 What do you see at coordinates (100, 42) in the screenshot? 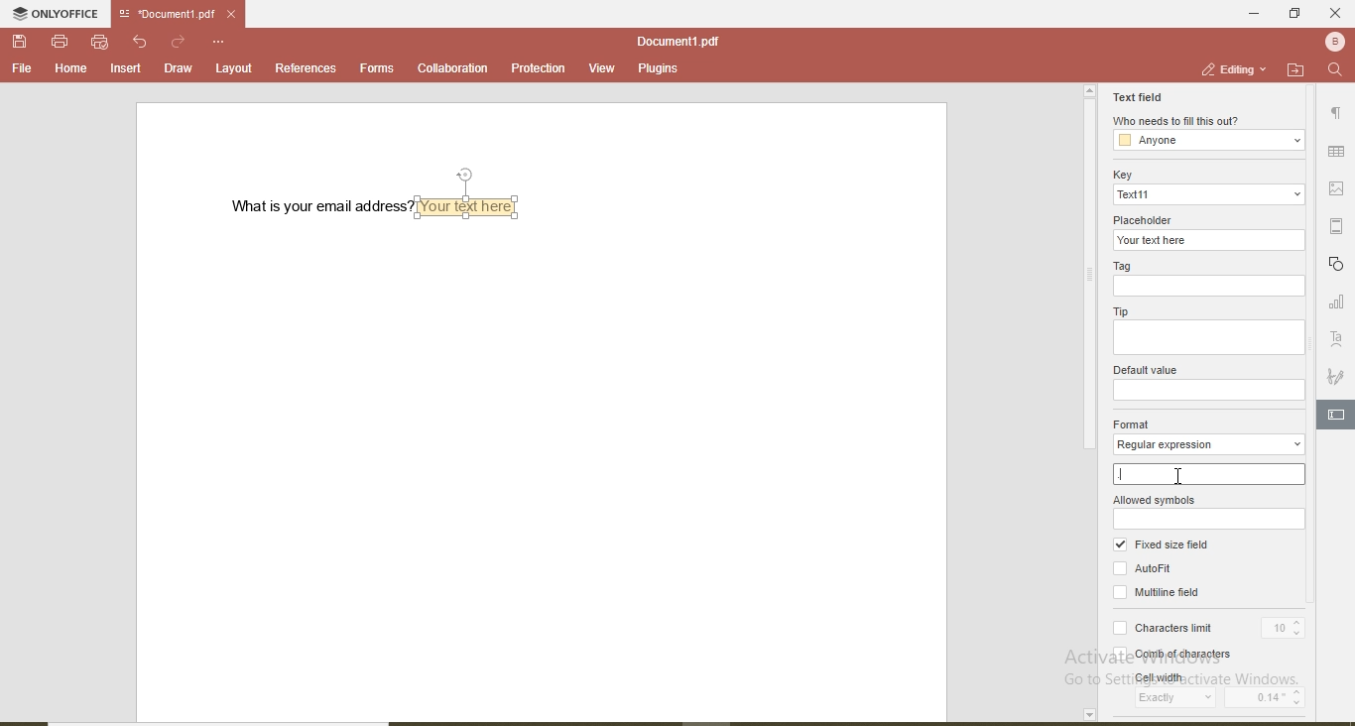
I see `quick print` at bounding box center [100, 42].